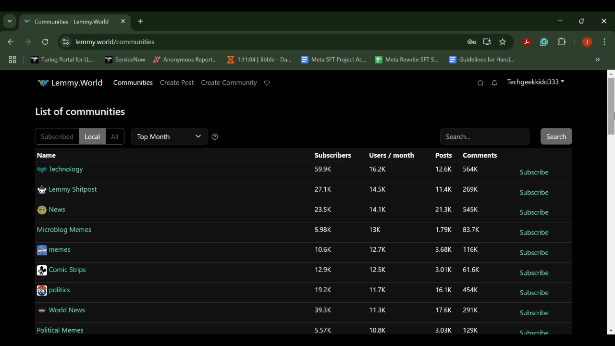 The height and width of the screenshot is (346, 615). I want to click on Notifications, so click(495, 84).